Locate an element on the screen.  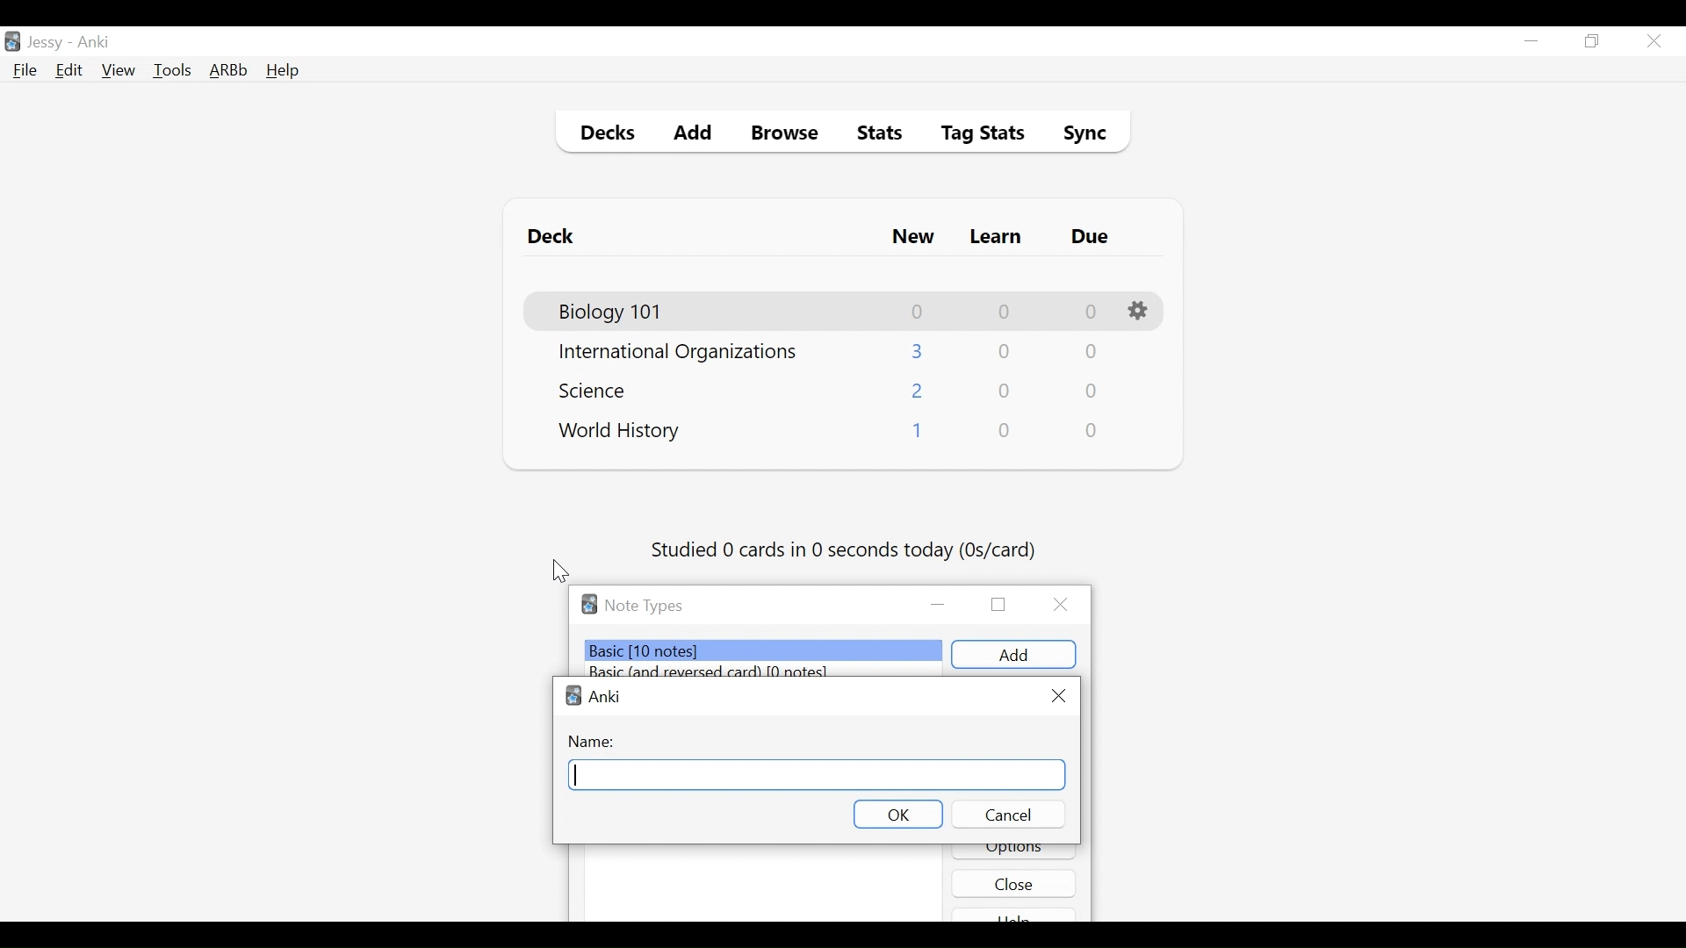
Learn Card Count is located at coordinates (1005, 391).